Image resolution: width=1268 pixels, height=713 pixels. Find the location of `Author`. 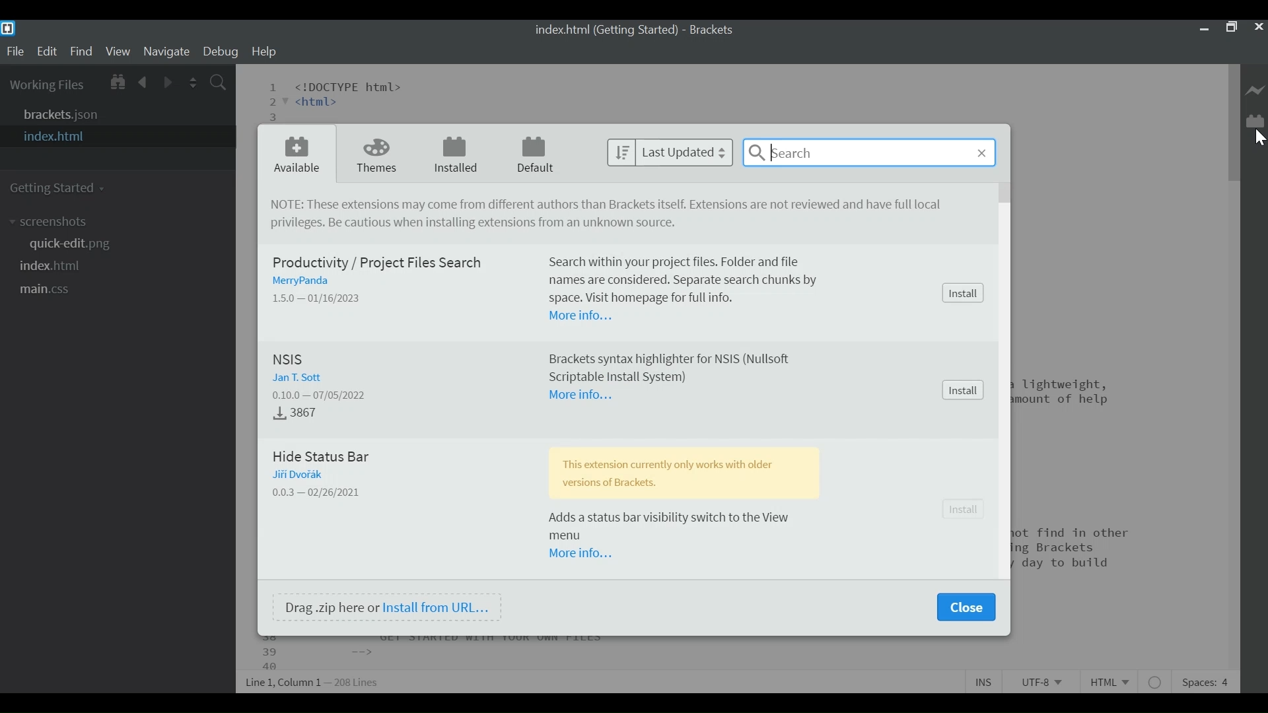

Author is located at coordinates (298, 377).